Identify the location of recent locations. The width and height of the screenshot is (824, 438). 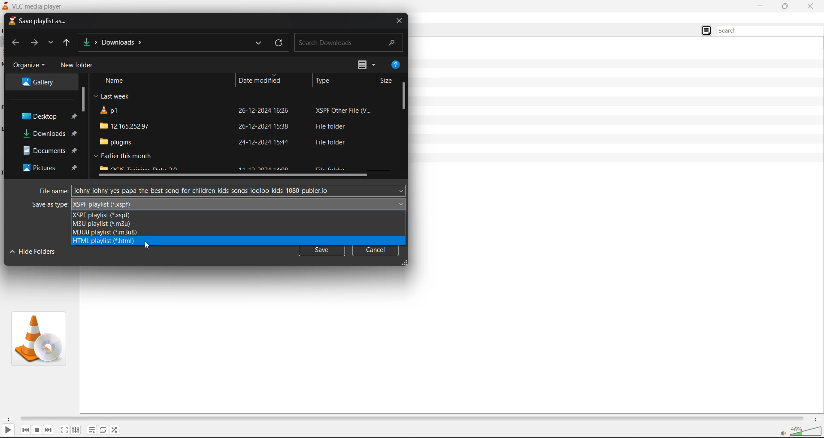
(53, 43).